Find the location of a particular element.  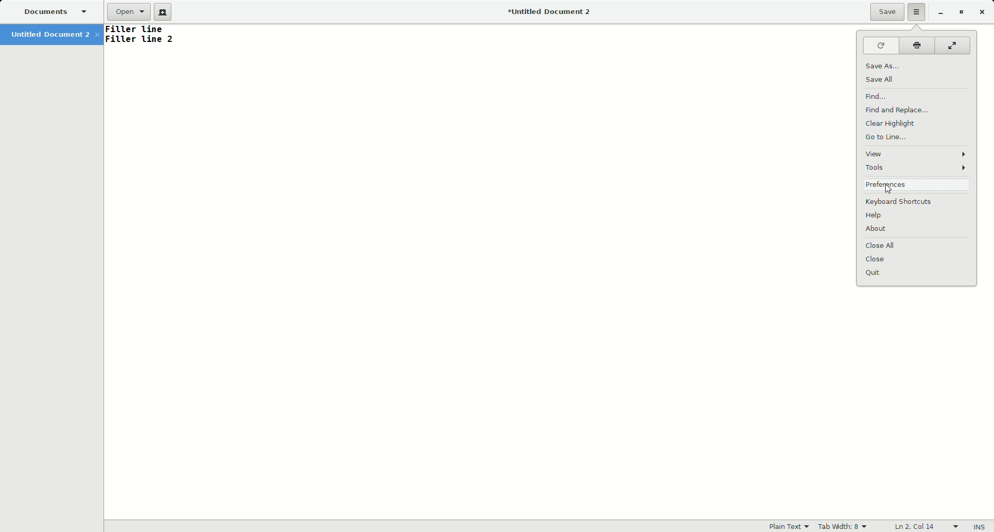

Close is located at coordinates (983, 12).